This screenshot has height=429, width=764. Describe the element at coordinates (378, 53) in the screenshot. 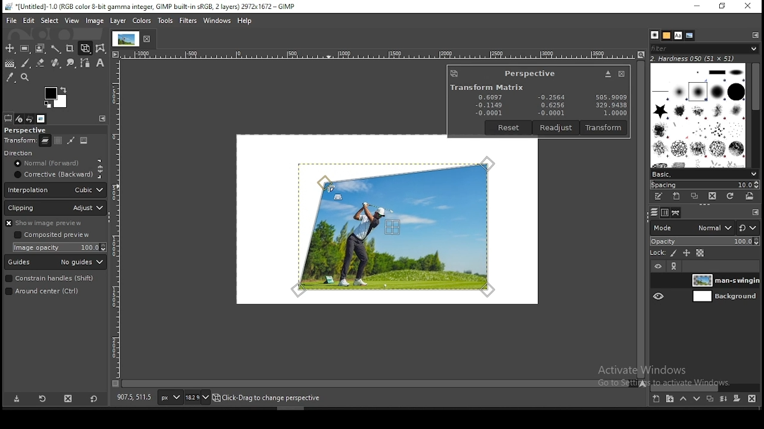

I see `horizontal scale ` at that location.